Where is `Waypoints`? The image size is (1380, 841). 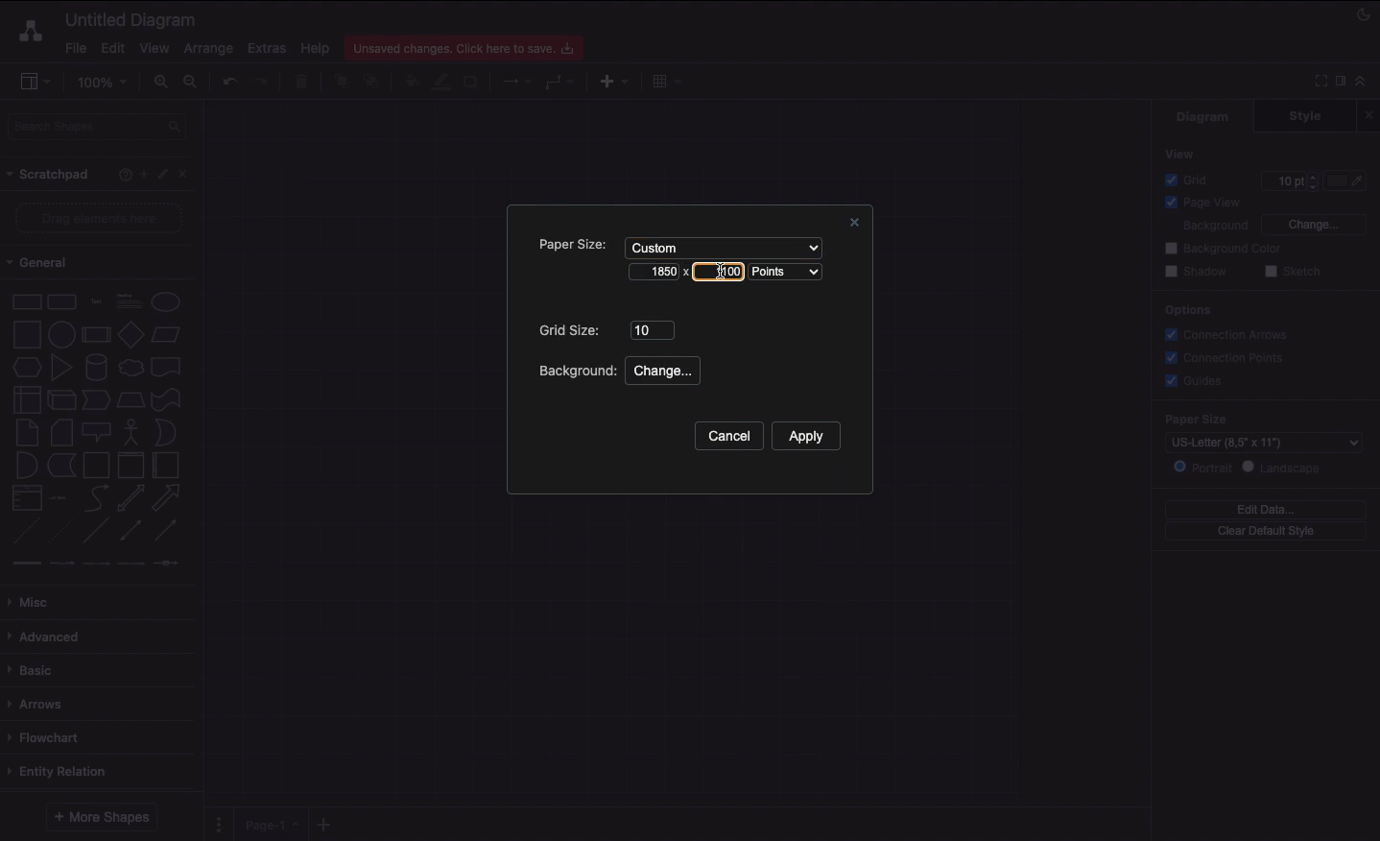
Waypoints is located at coordinates (560, 84).